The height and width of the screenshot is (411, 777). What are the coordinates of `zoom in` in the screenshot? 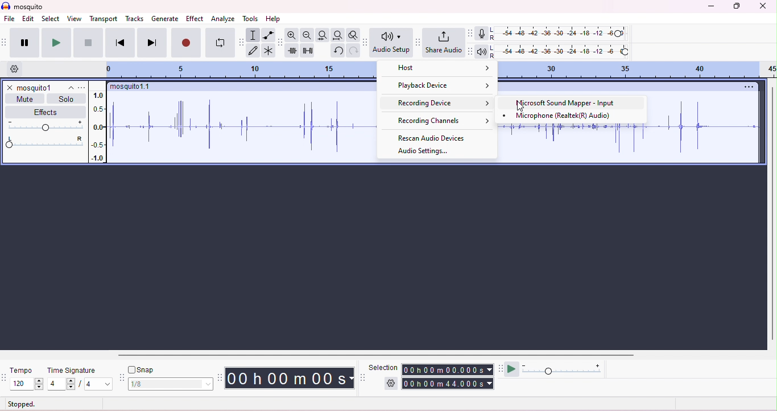 It's located at (292, 35).